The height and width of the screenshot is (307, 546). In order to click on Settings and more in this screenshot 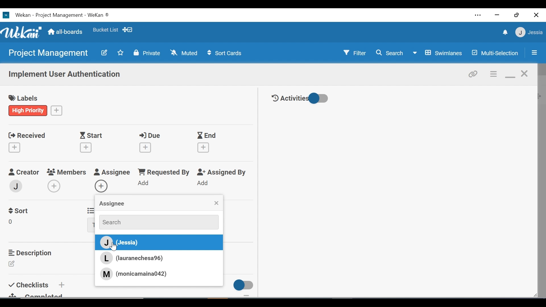, I will do `click(478, 16)`.